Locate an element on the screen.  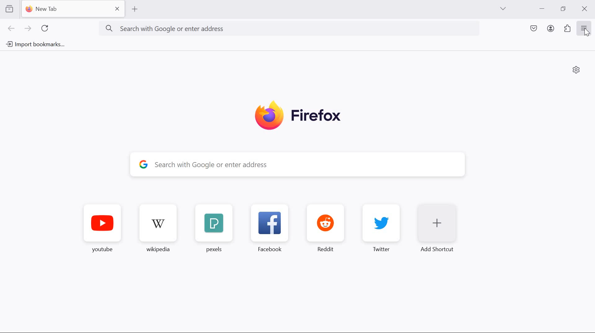
import bookmarks is located at coordinates (37, 44).